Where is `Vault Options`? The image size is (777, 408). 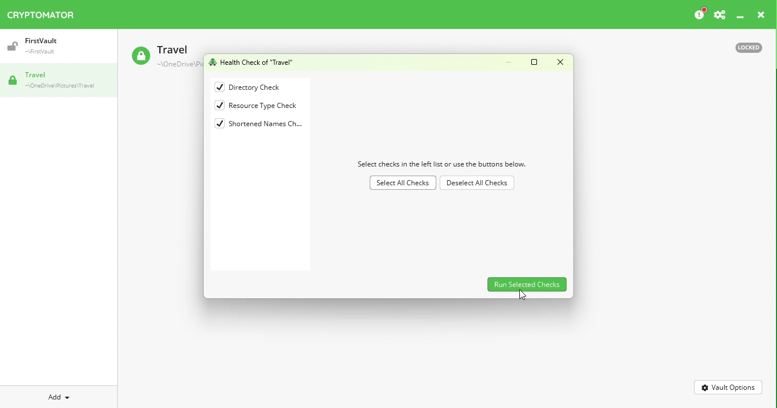
Vault Options is located at coordinates (726, 387).